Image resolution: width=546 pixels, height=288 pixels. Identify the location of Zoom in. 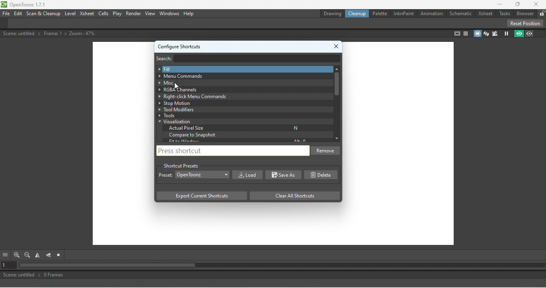
(16, 255).